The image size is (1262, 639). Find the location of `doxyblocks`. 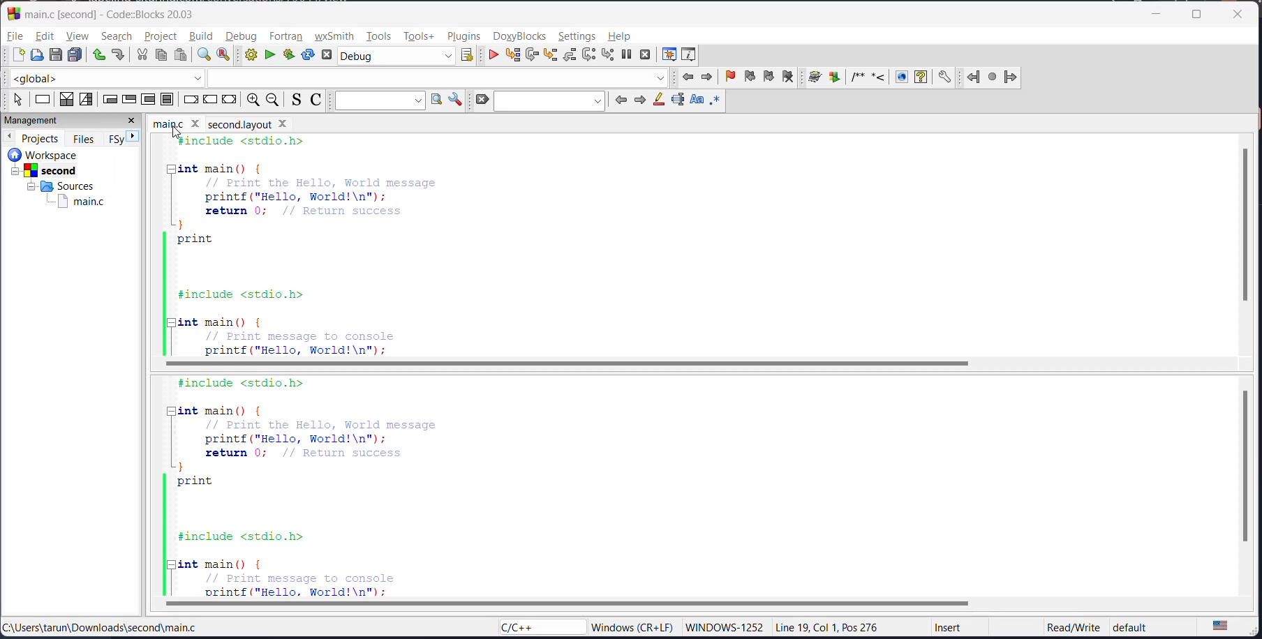

doxyblocks is located at coordinates (521, 36).